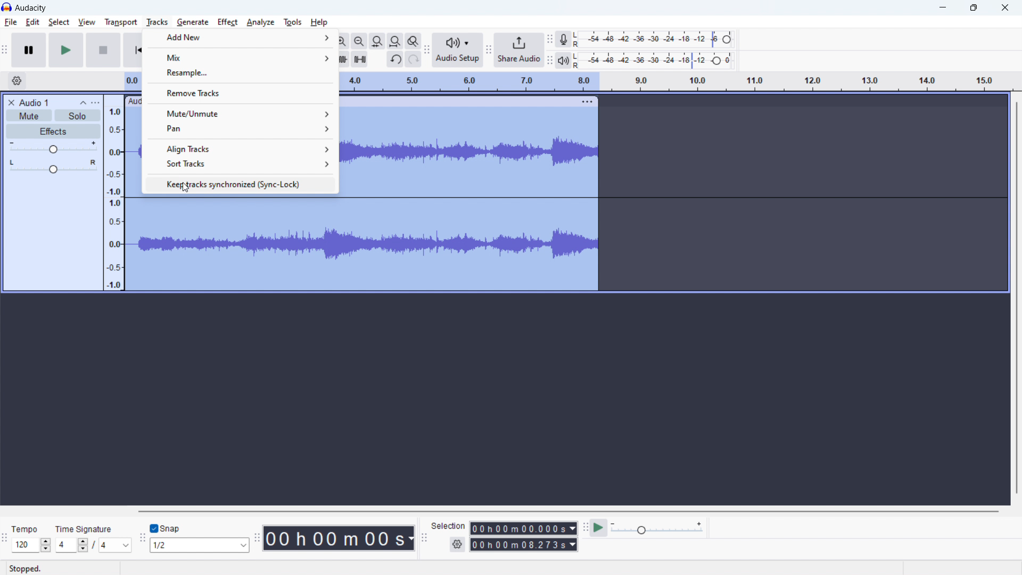 The height and width of the screenshot is (575, 1022). Describe the element at coordinates (199, 545) in the screenshot. I see `select snapping` at that location.